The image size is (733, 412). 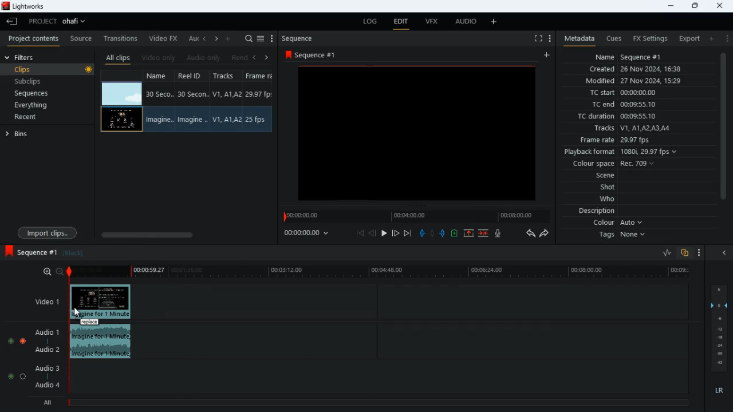 I want to click on everything, so click(x=29, y=106).